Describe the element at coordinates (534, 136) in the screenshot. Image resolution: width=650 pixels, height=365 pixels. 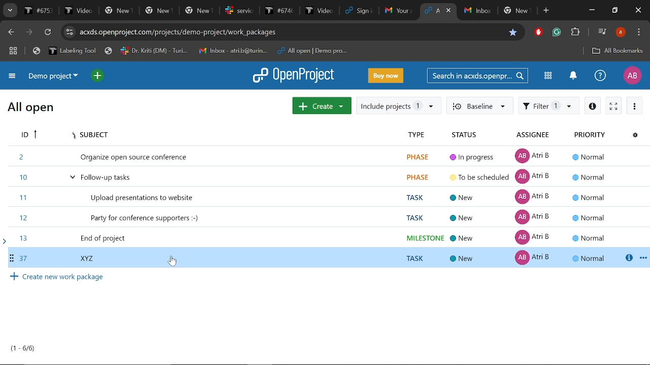
I see `Assignee` at that location.